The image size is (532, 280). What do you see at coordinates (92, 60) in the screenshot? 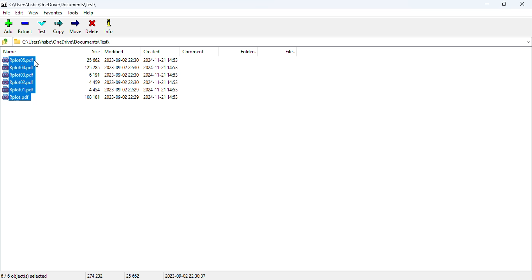
I see `size` at bounding box center [92, 60].